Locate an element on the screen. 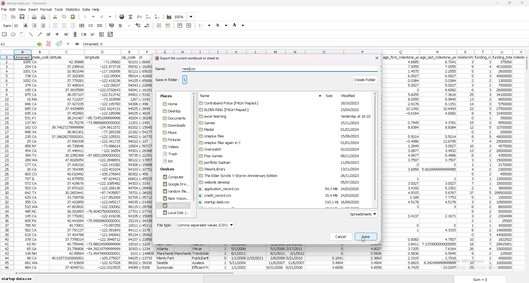 This screenshot has width=529, height=283. folder is located at coordinates (284, 149).